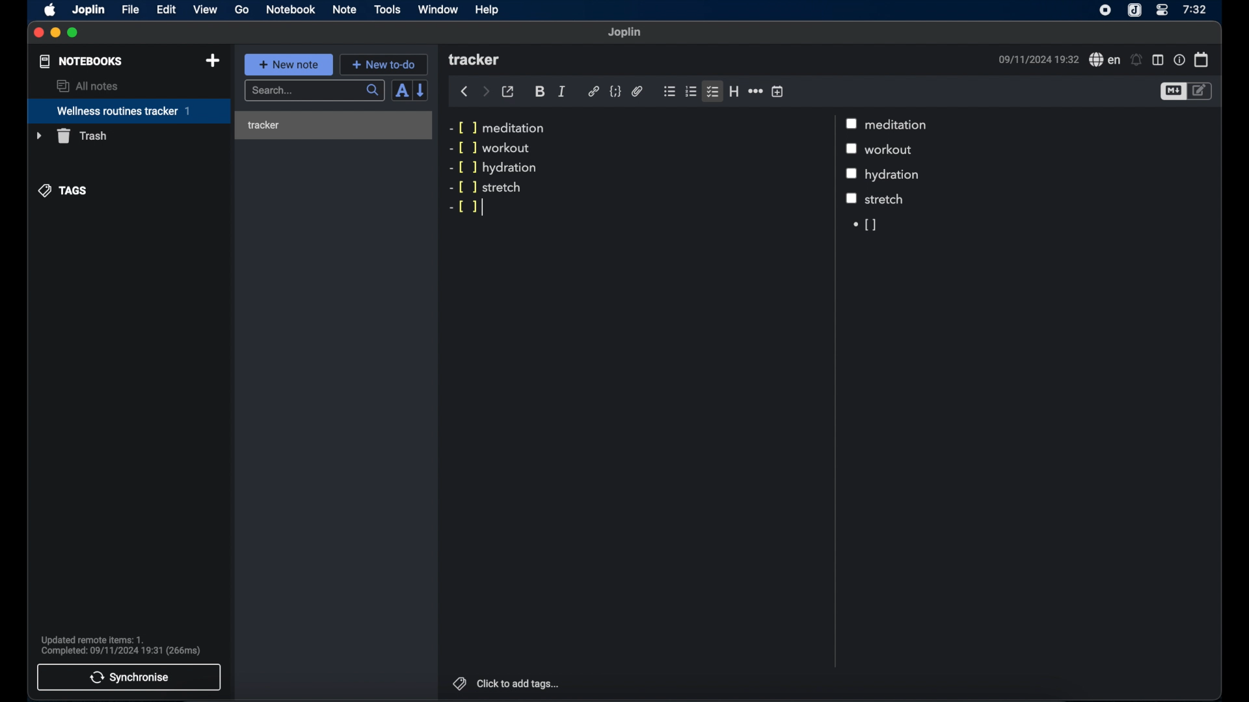 This screenshot has width=1249, height=702. What do you see at coordinates (291, 10) in the screenshot?
I see `notebook` at bounding box center [291, 10].